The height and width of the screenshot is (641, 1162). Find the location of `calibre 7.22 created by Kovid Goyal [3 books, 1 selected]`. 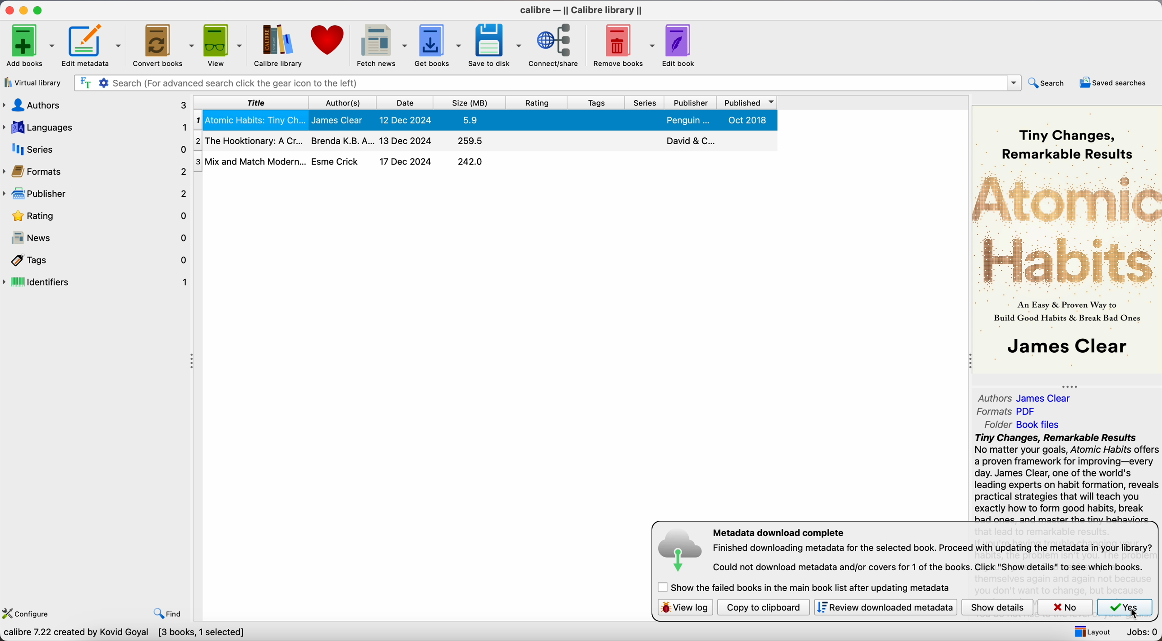

calibre 7.22 created by Kovid Goyal [3 books, 1 selected] is located at coordinates (123, 633).